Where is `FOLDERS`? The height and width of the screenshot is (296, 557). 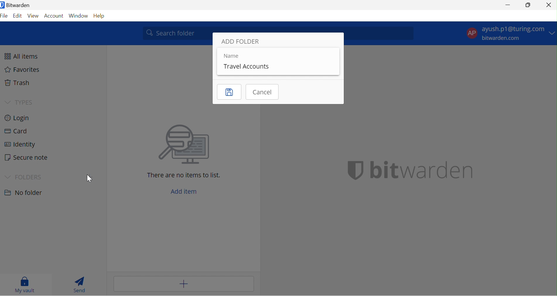
FOLDERS is located at coordinates (29, 177).